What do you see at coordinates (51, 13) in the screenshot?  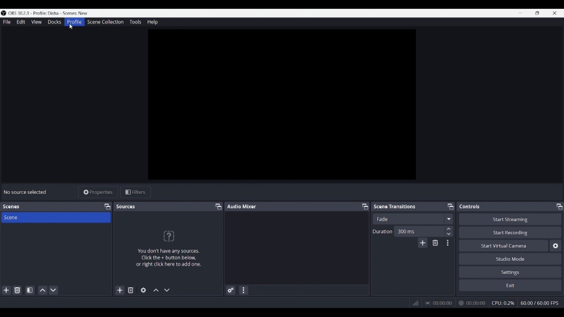 I see `Software and project name` at bounding box center [51, 13].